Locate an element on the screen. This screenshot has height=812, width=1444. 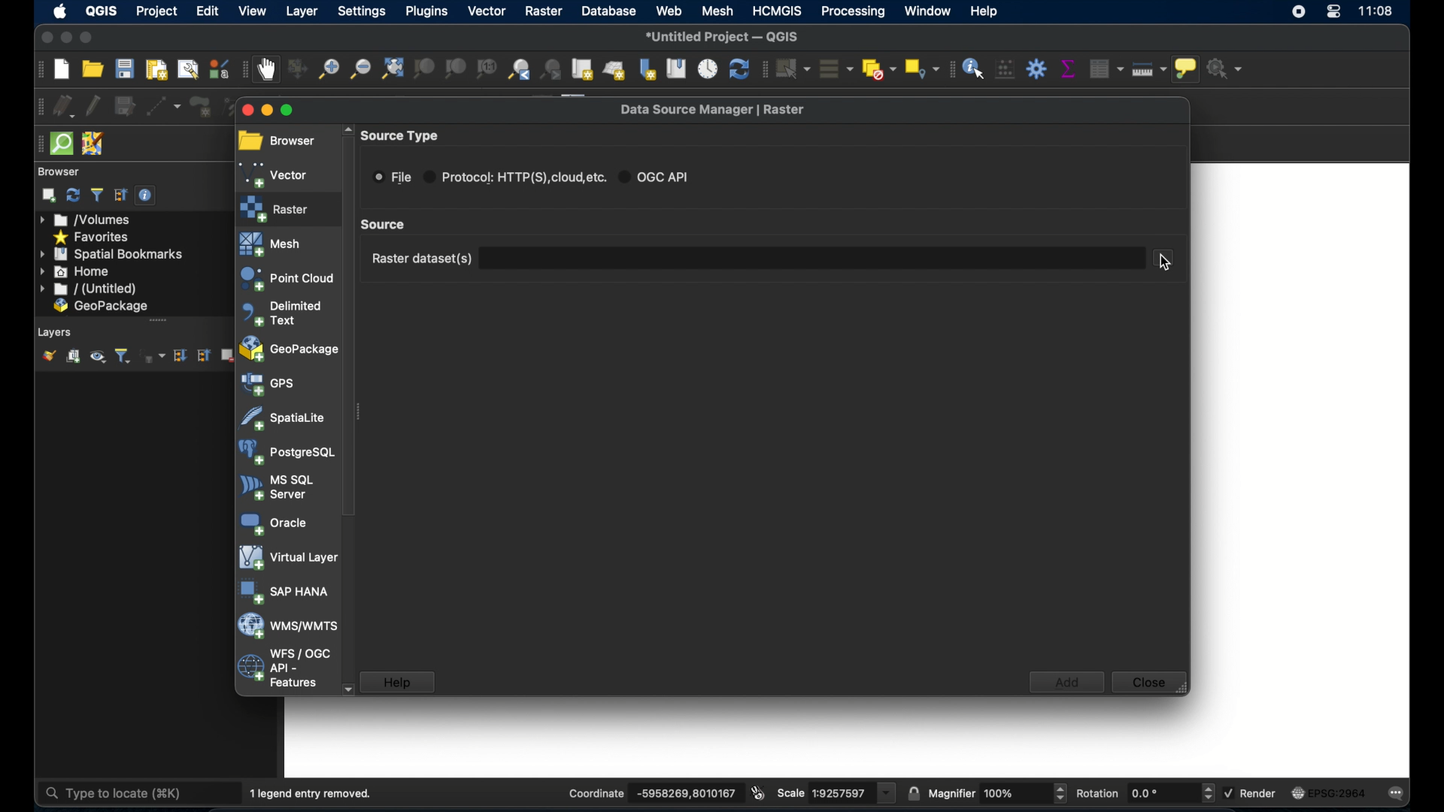
minimize is located at coordinates (65, 38).